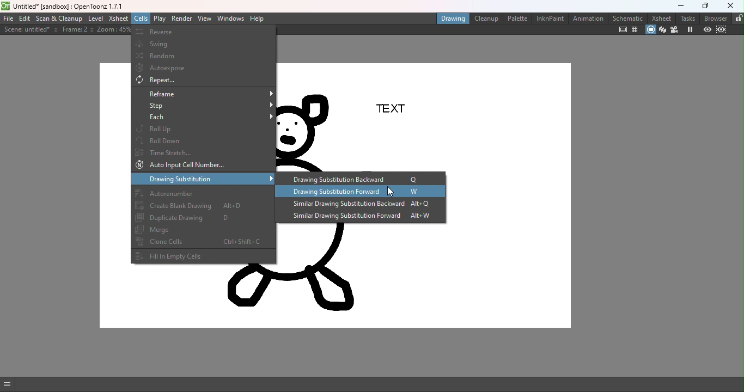 The height and width of the screenshot is (392, 744). I want to click on Edit, so click(25, 19).